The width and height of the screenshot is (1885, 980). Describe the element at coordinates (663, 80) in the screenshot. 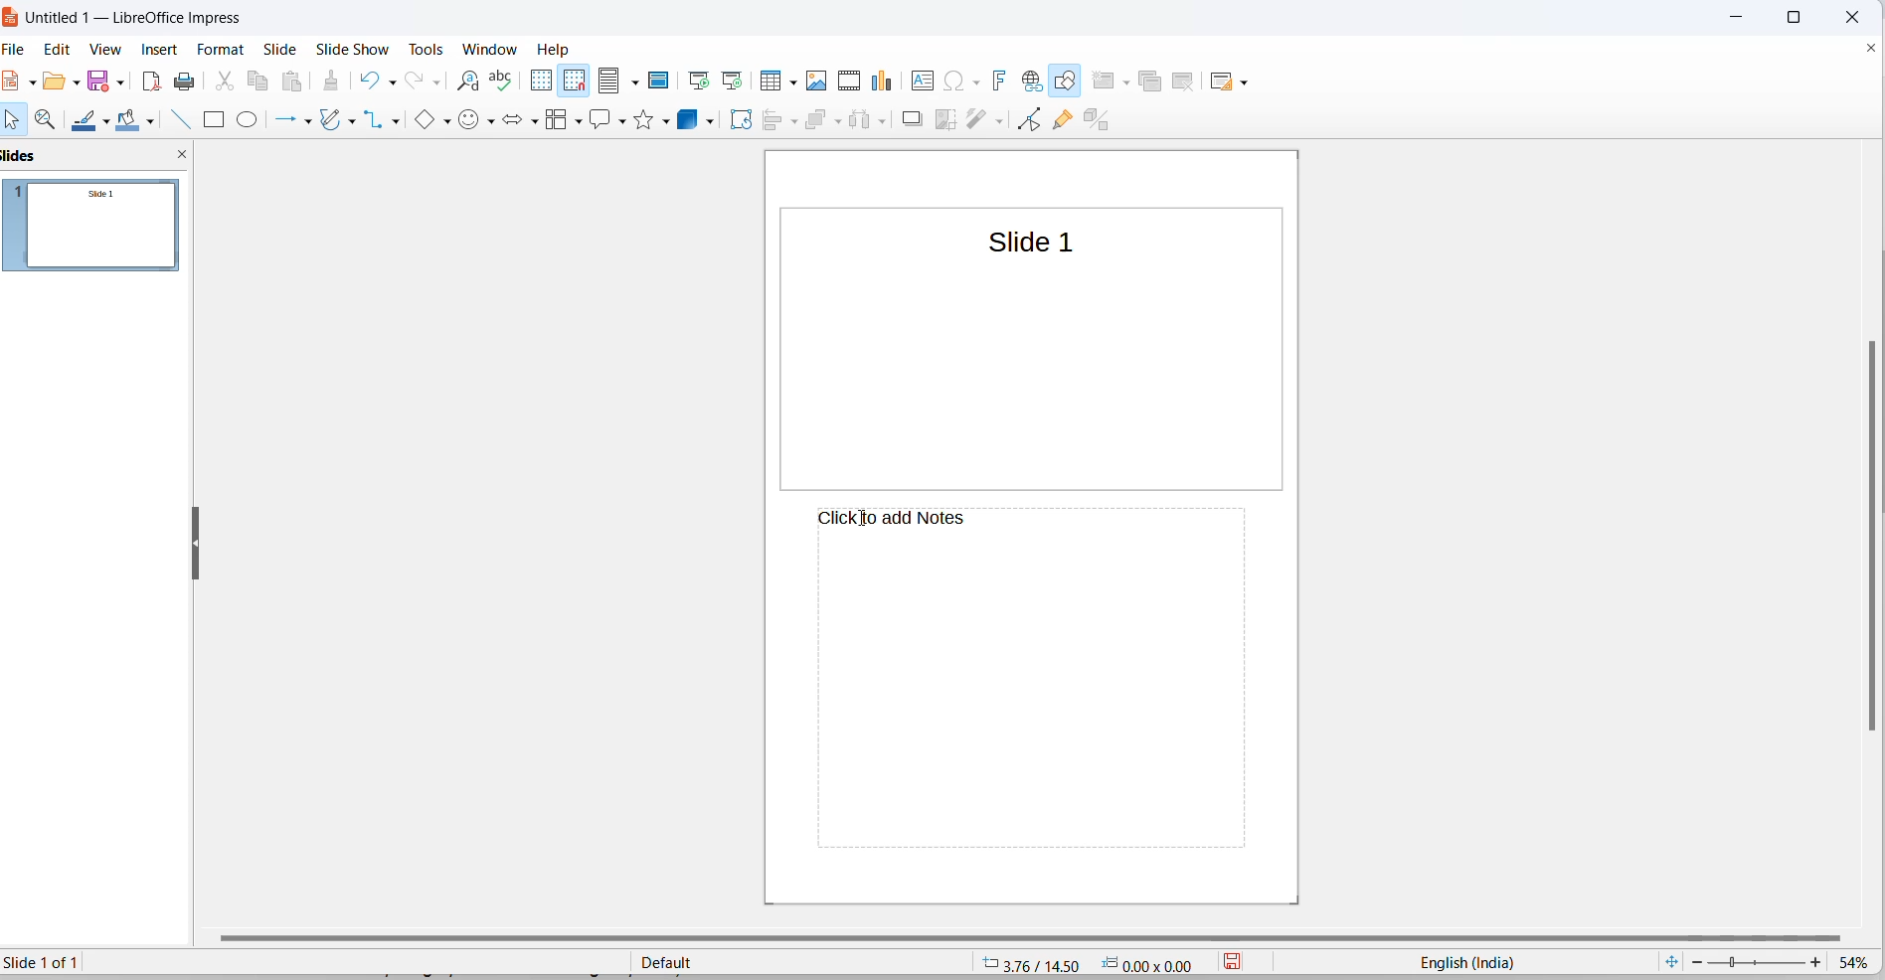

I see `master slide` at that location.